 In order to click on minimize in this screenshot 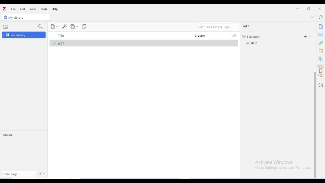, I will do `click(298, 8)`.